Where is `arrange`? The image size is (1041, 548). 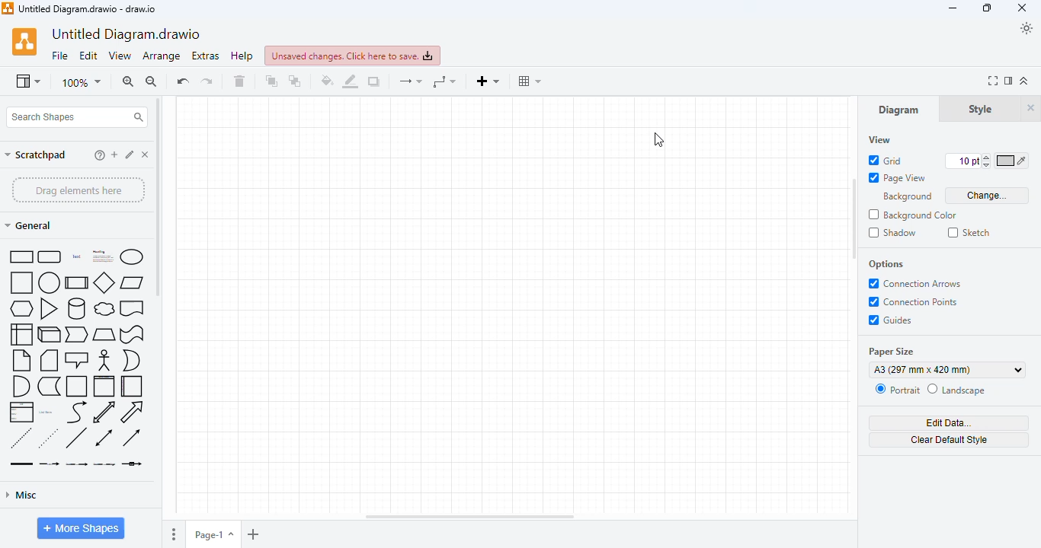
arrange is located at coordinates (162, 56).